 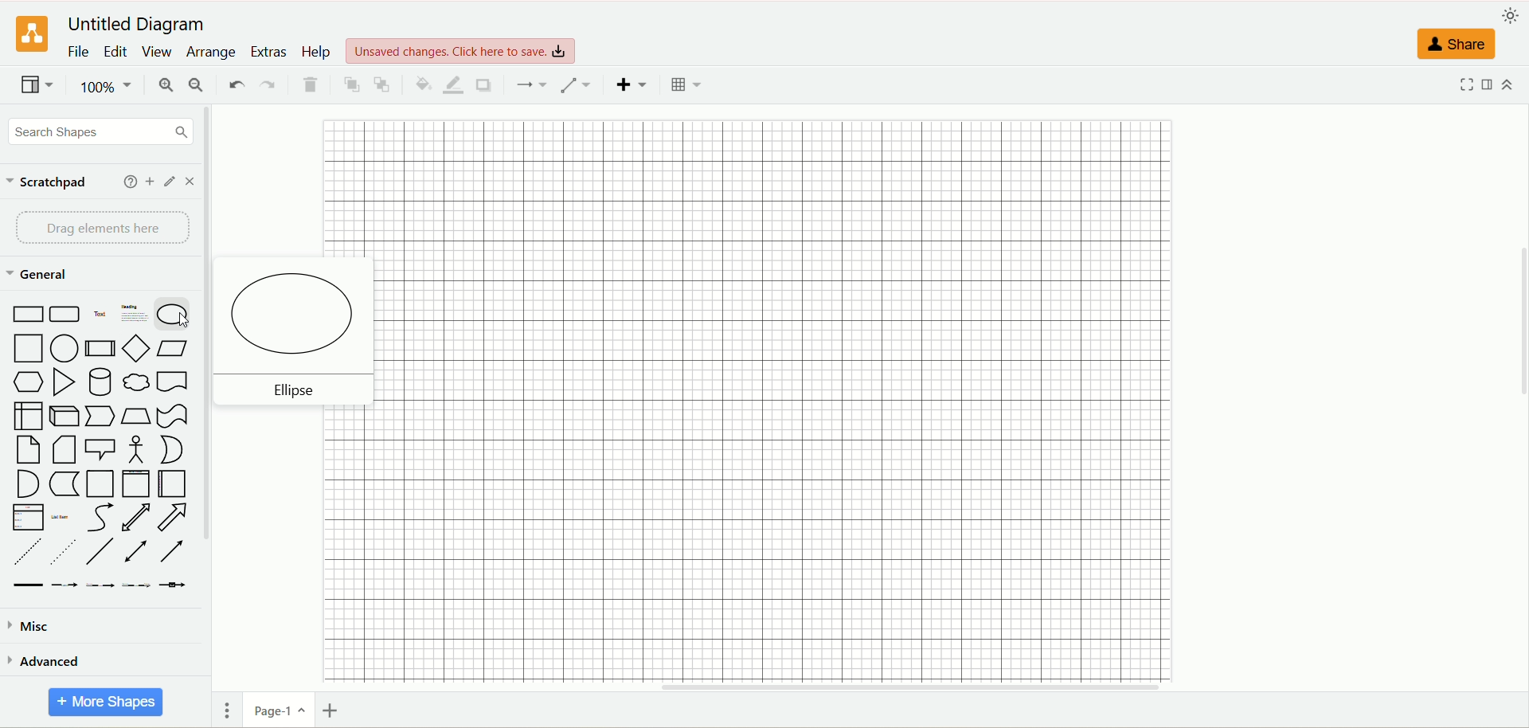 What do you see at coordinates (28, 519) in the screenshot?
I see `list` at bounding box center [28, 519].